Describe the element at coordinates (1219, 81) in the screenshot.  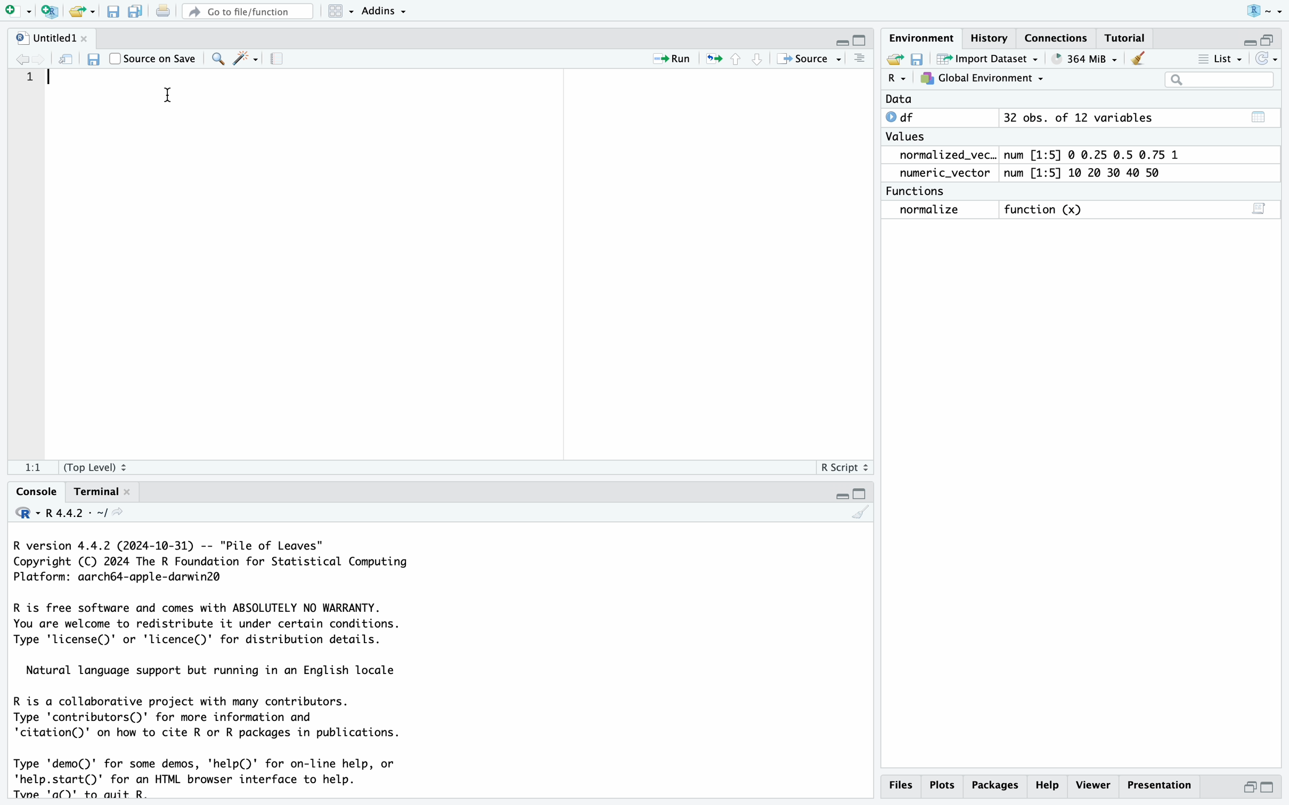
I see `Search Bar` at that location.